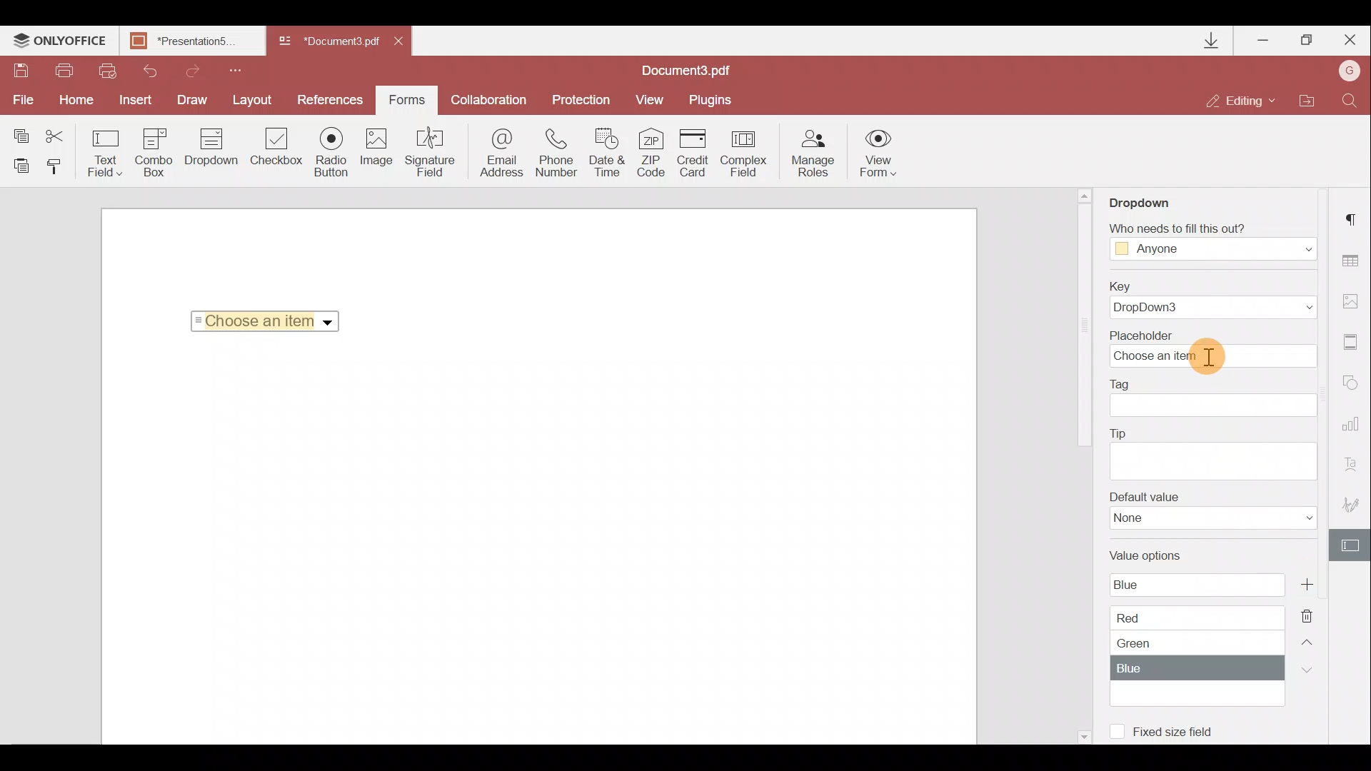 Image resolution: width=1371 pixels, height=771 pixels. I want to click on Add, so click(1306, 584).